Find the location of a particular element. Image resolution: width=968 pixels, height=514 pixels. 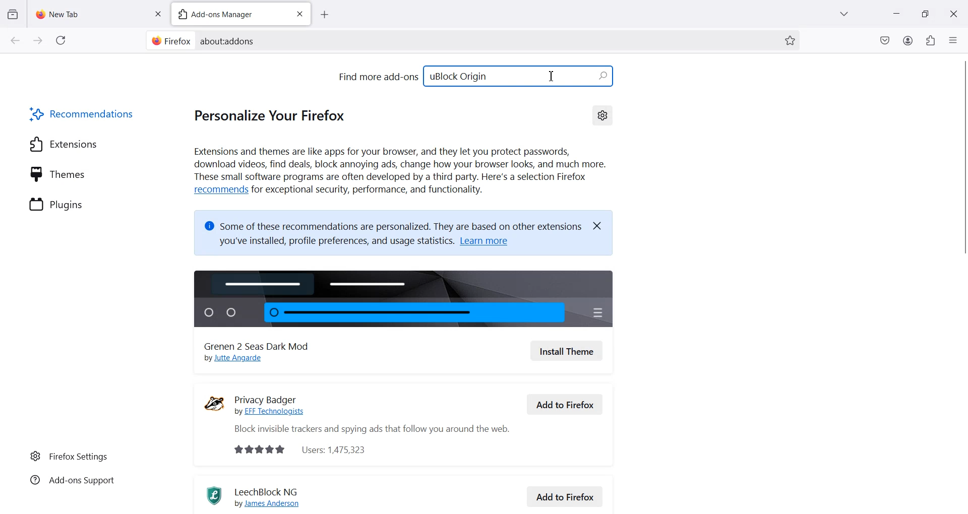

Firefox is located at coordinates (169, 40).